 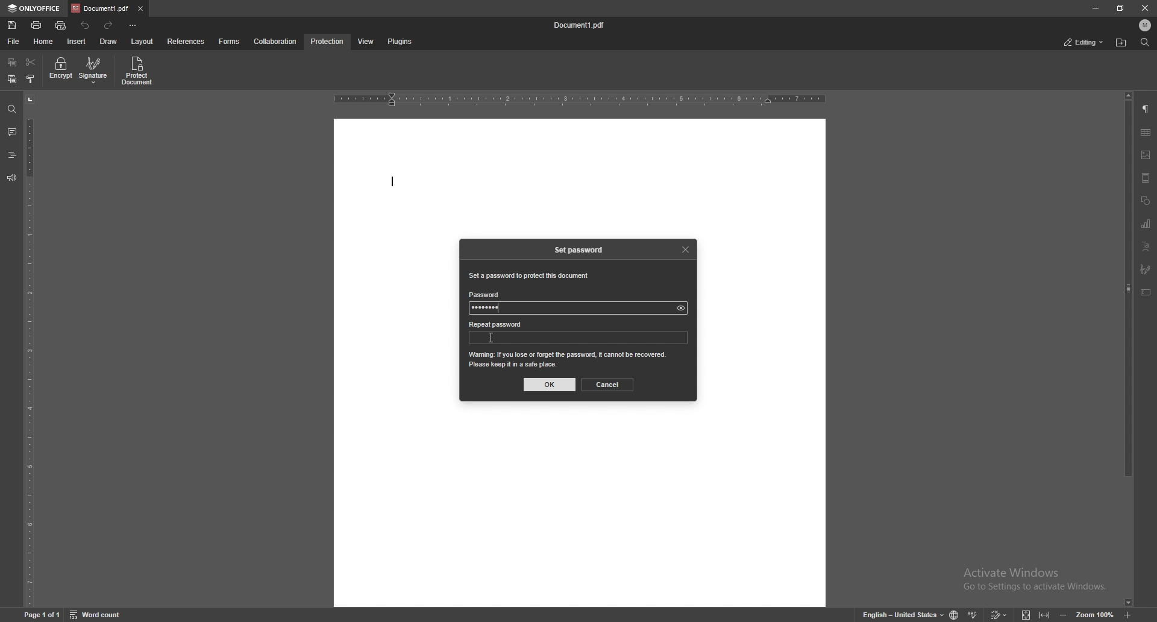 What do you see at coordinates (1121, 42) in the screenshot?
I see `locate file` at bounding box center [1121, 42].